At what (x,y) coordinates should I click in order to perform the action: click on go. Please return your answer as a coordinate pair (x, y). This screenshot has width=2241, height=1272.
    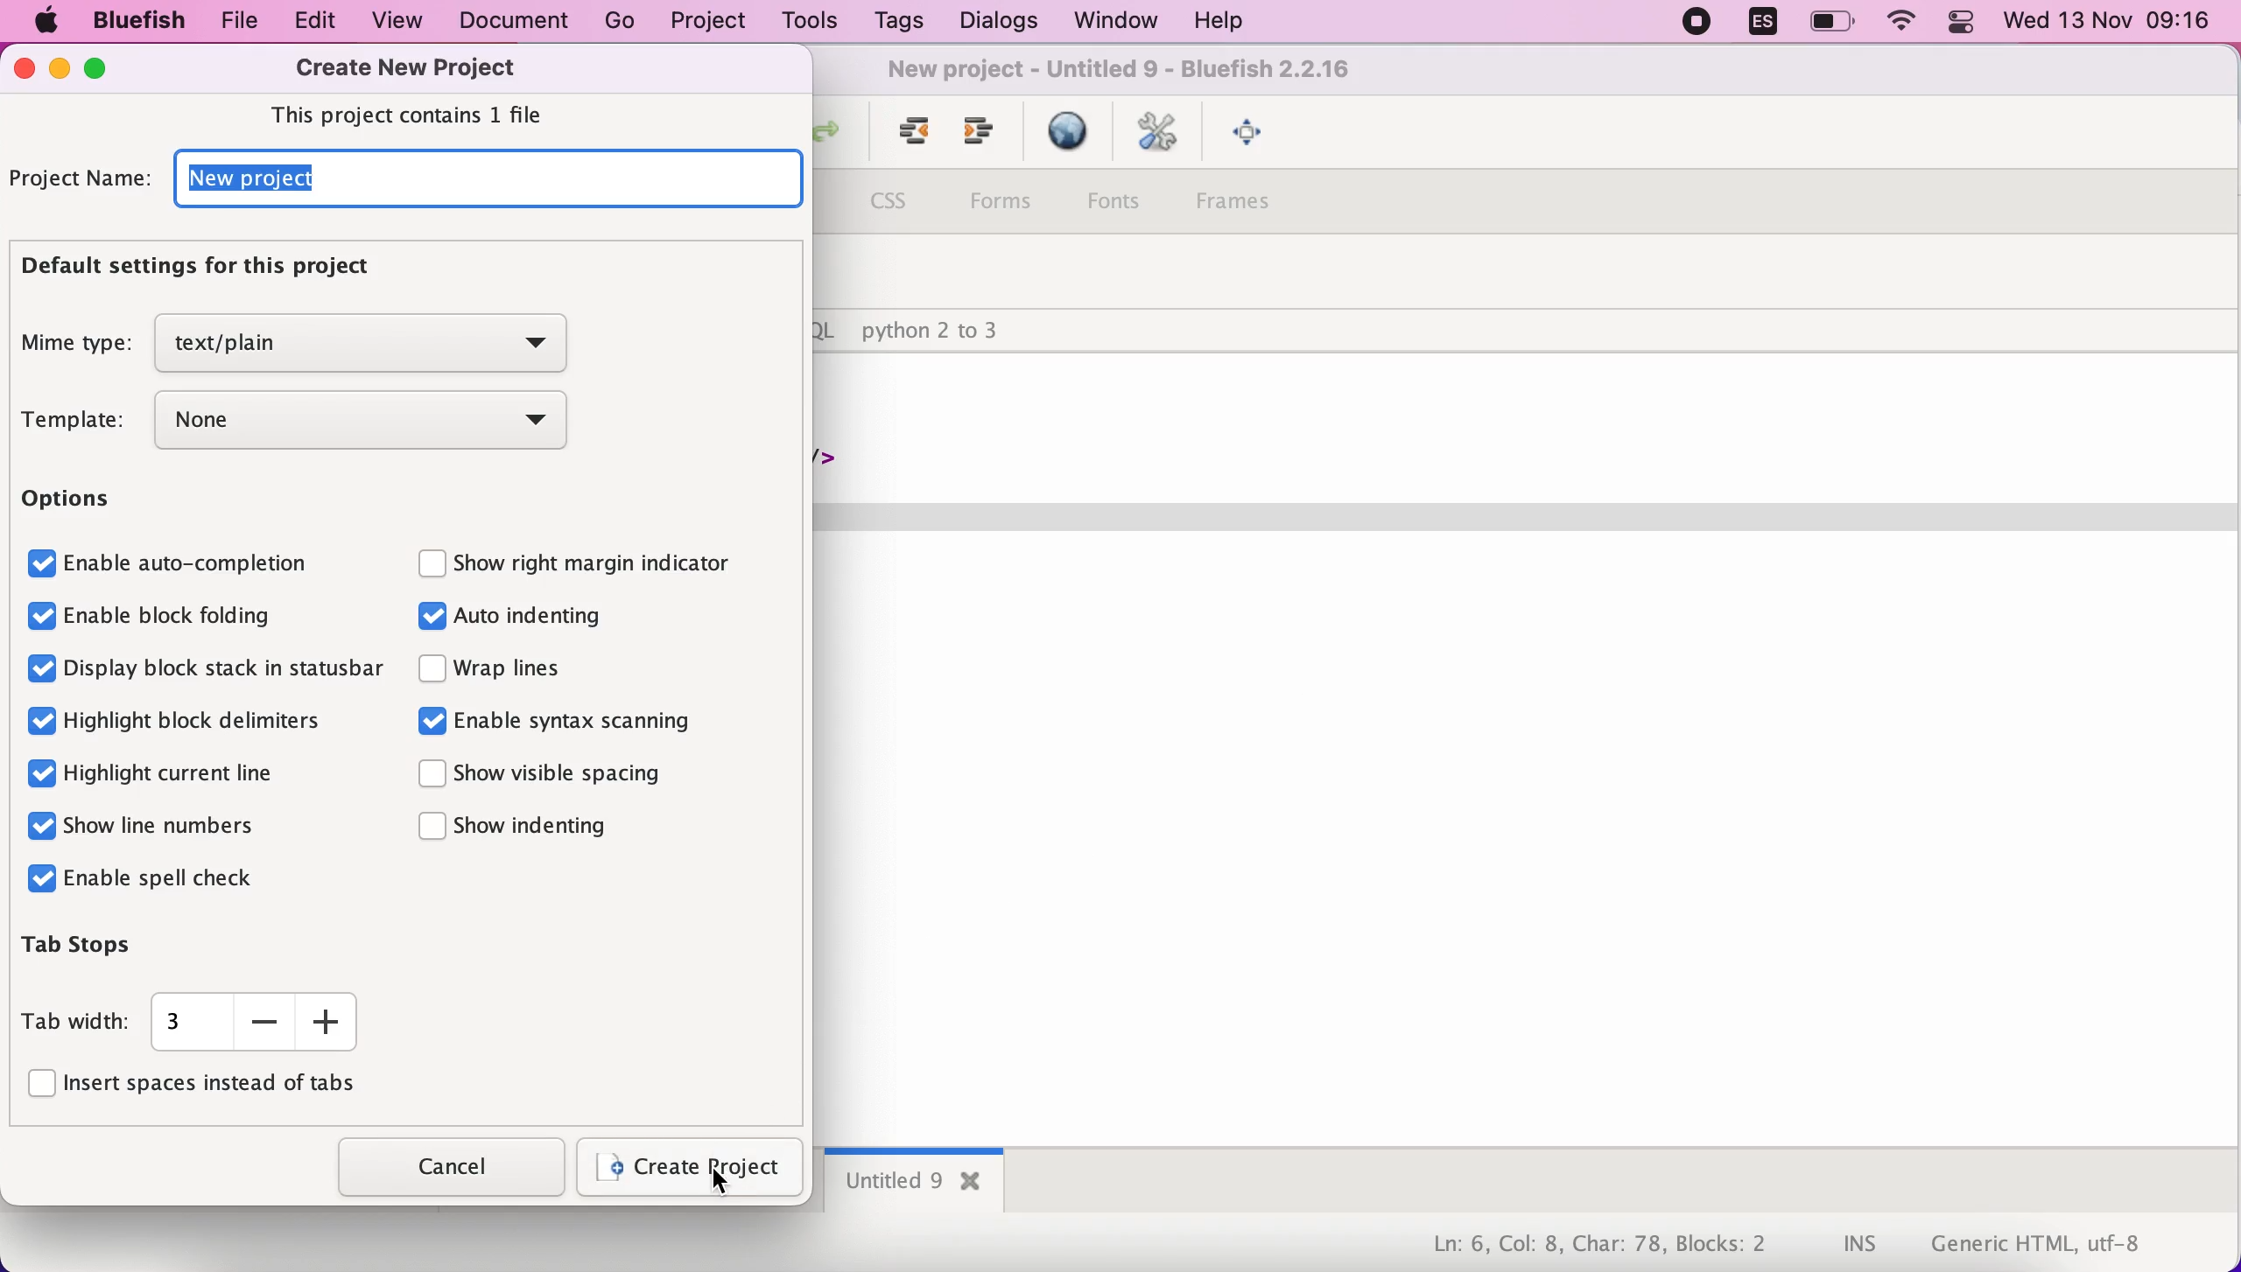
    Looking at the image, I should click on (621, 21).